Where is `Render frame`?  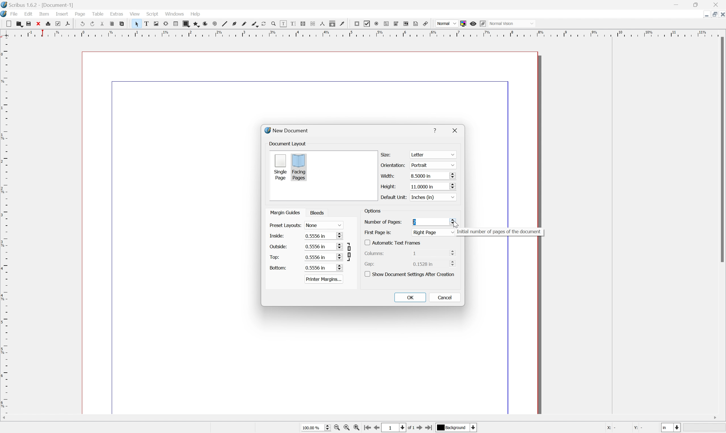
Render frame is located at coordinates (165, 24).